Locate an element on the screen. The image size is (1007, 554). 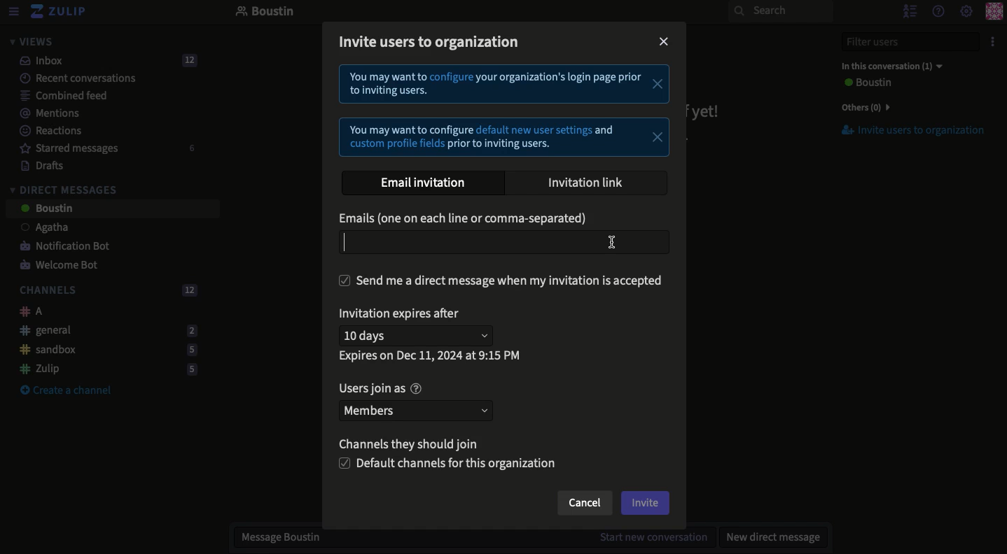
General  is located at coordinates (104, 329).